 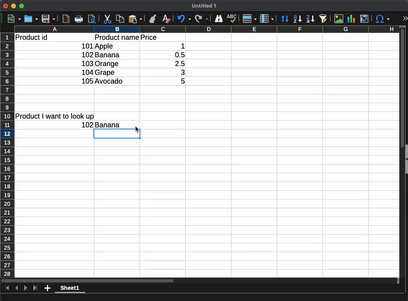 What do you see at coordinates (167, 19) in the screenshot?
I see `clear formatting` at bounding box center [167, 19].